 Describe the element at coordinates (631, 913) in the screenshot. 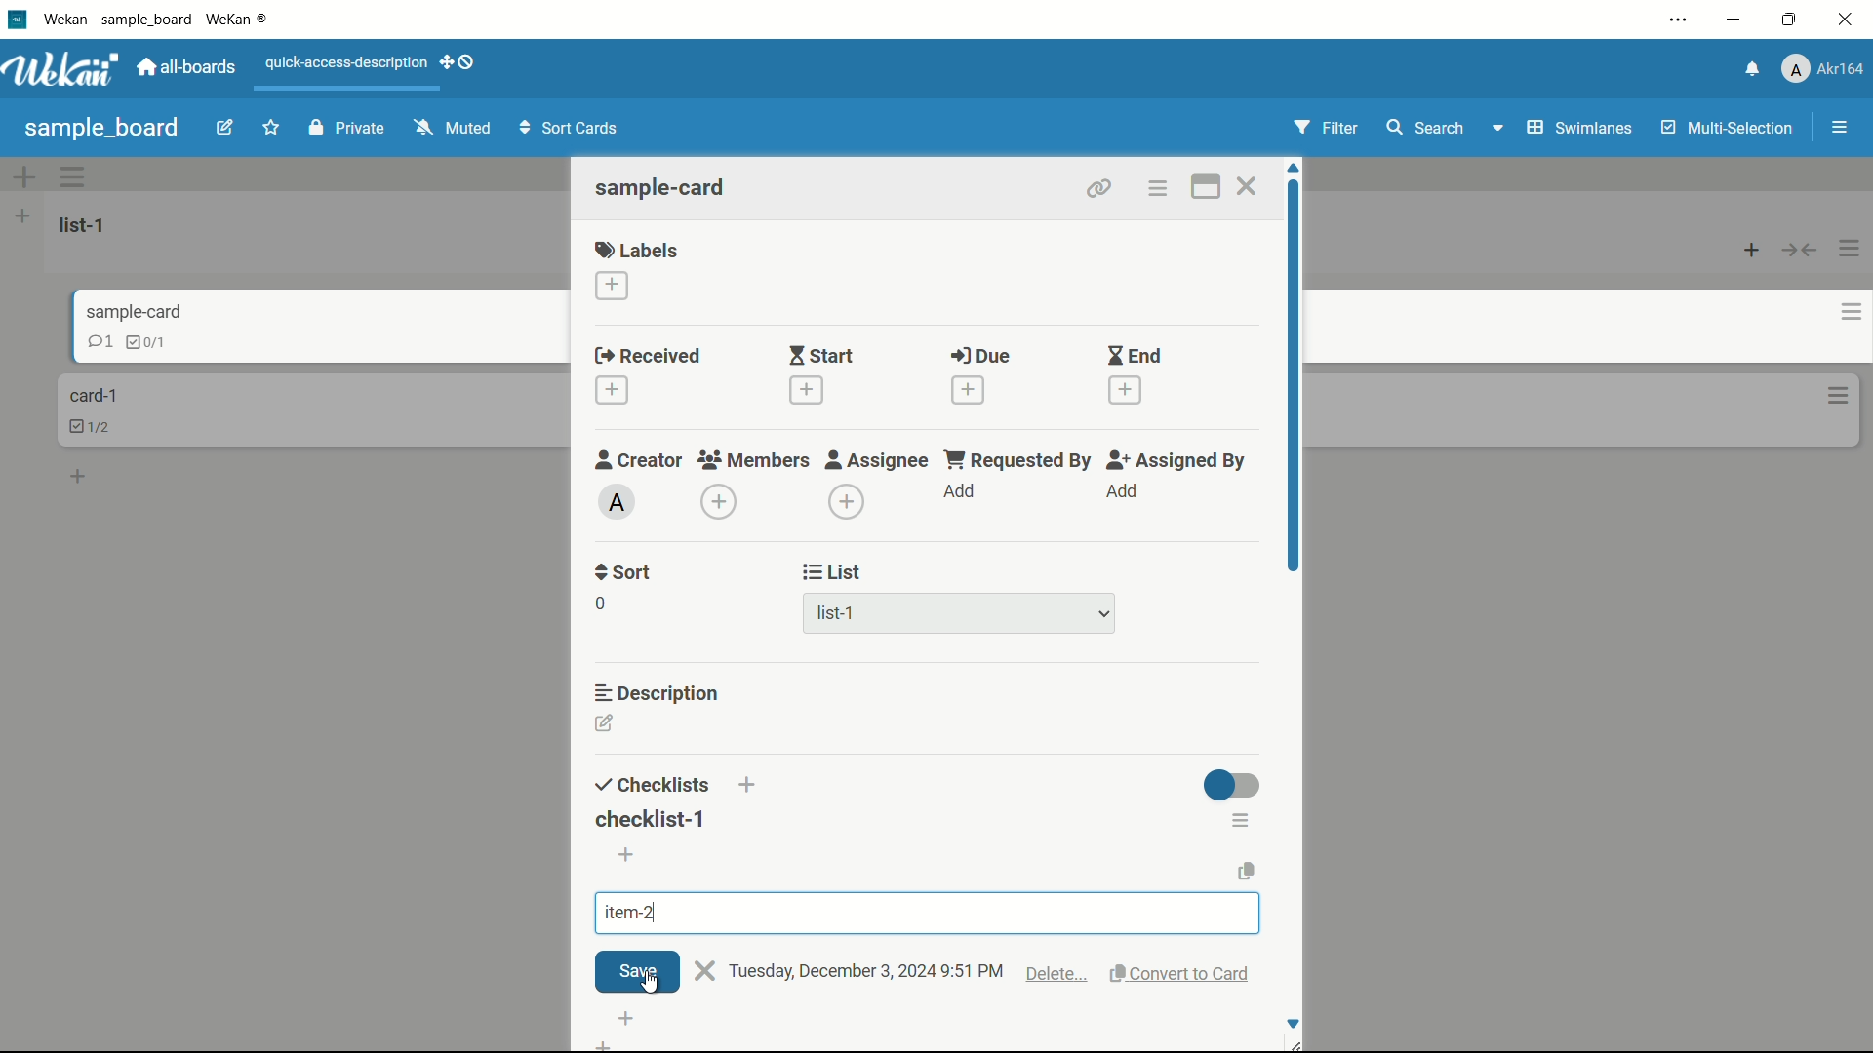

I see `item-2` at that location.